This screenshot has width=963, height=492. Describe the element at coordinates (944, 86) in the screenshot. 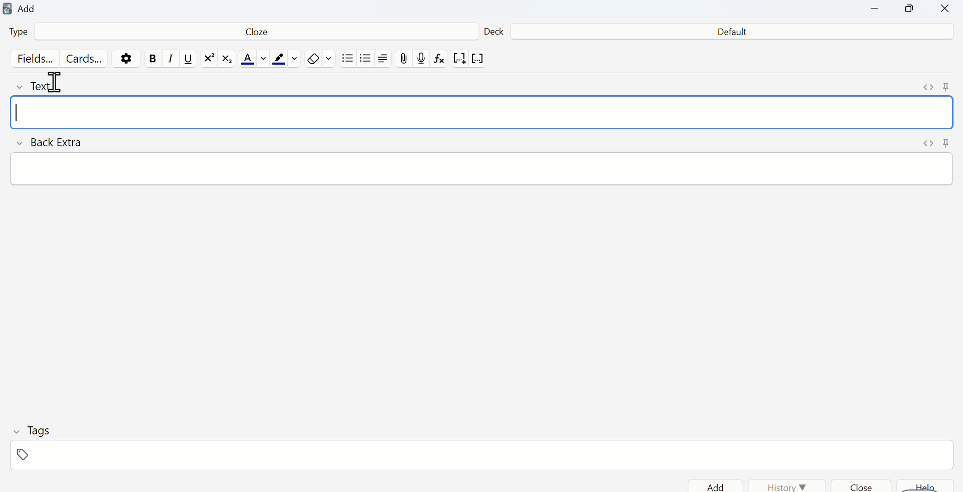

I see `Pin` at that location.